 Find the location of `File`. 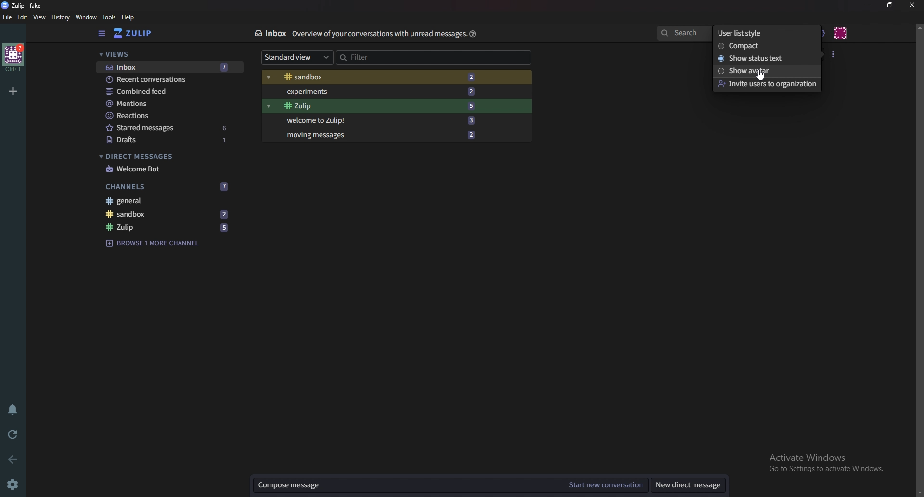

File is located at coordinates (8, 18).